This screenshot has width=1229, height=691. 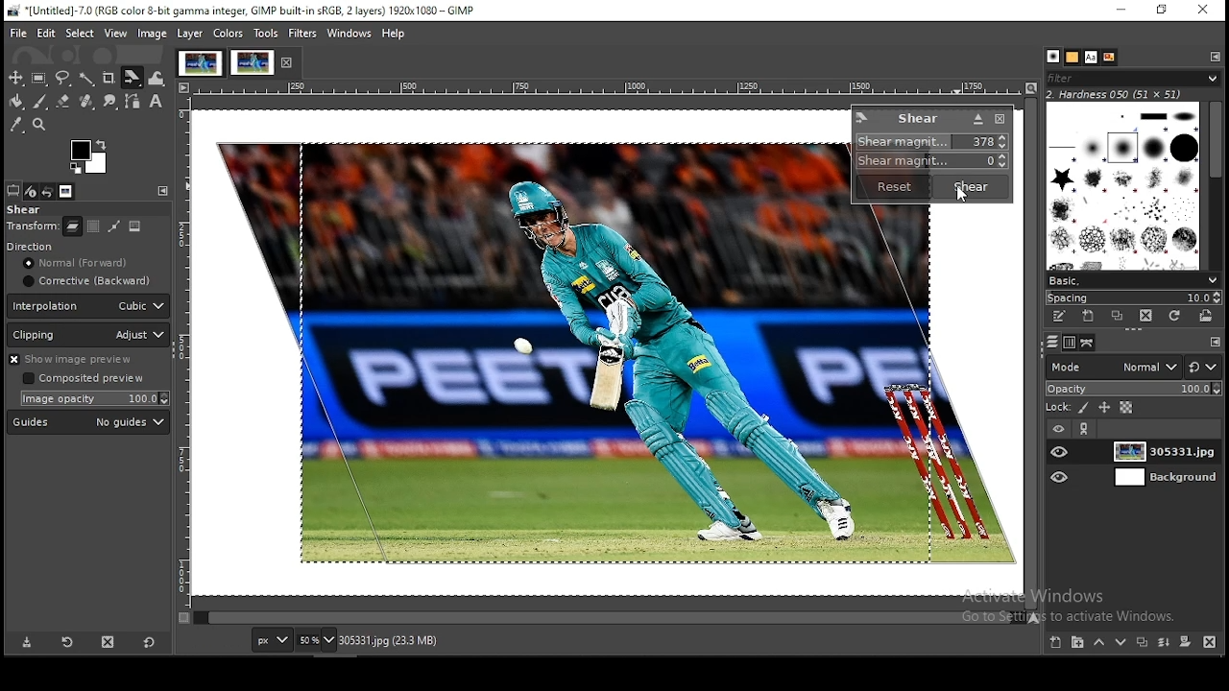 What do you see at coordinates (893, 187) in the screenshot?
I see `reset` at bounding box center [893, 187].